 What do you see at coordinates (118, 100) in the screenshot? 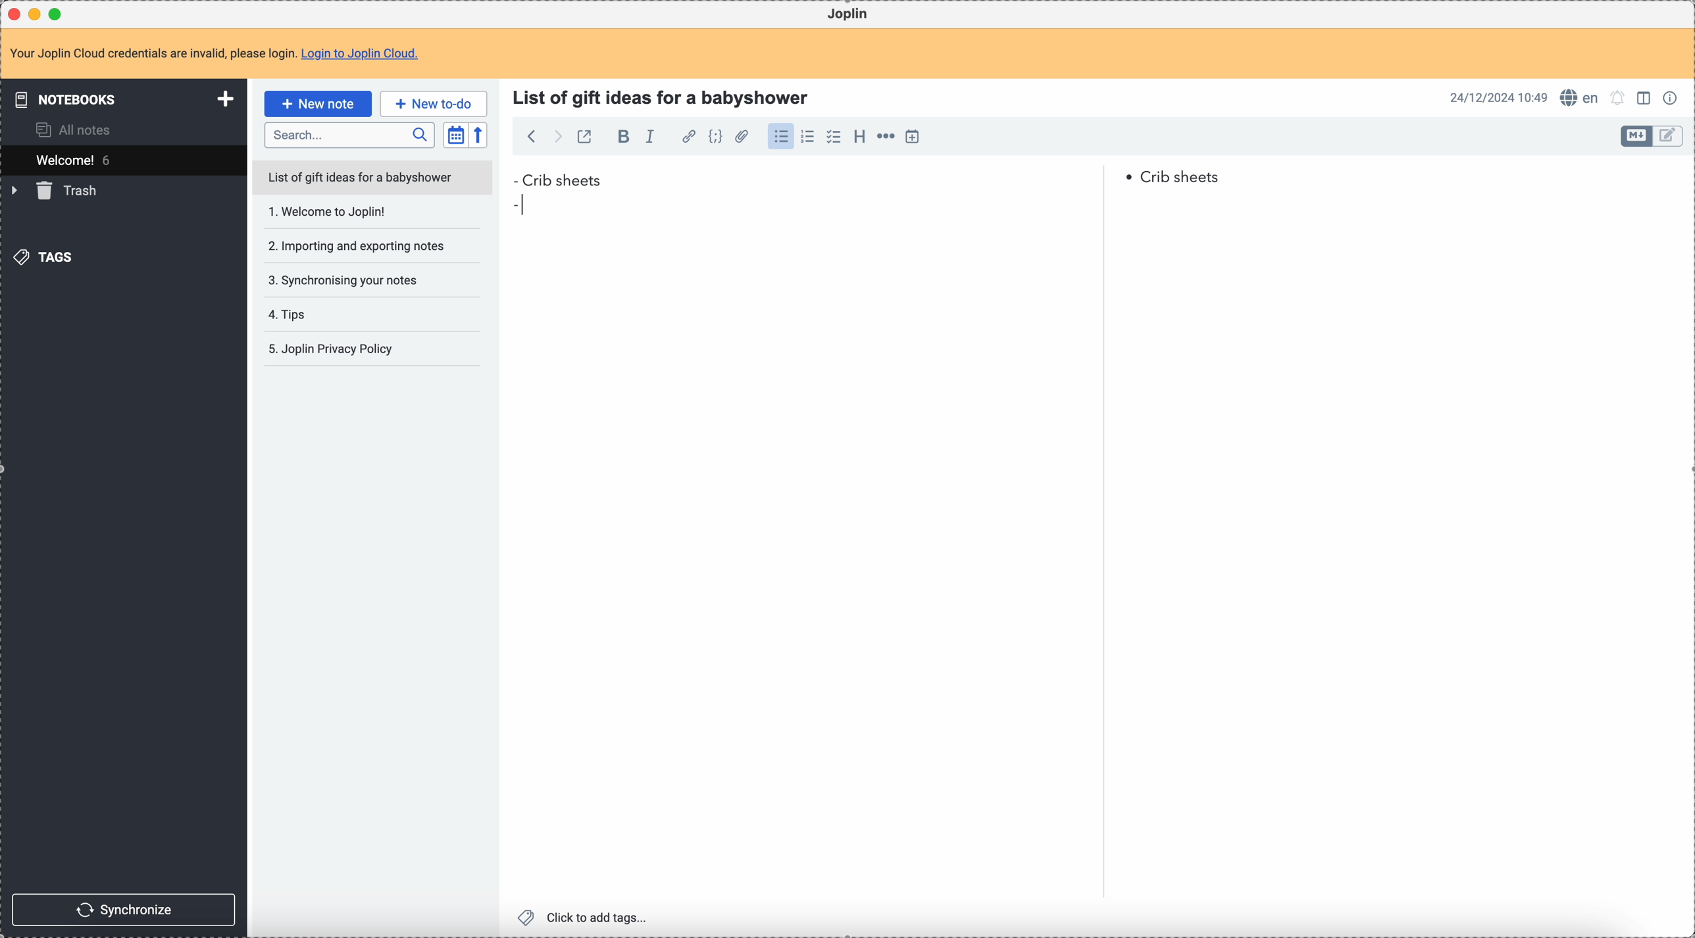
I see `notebooks` at bounding box center [118, 100].